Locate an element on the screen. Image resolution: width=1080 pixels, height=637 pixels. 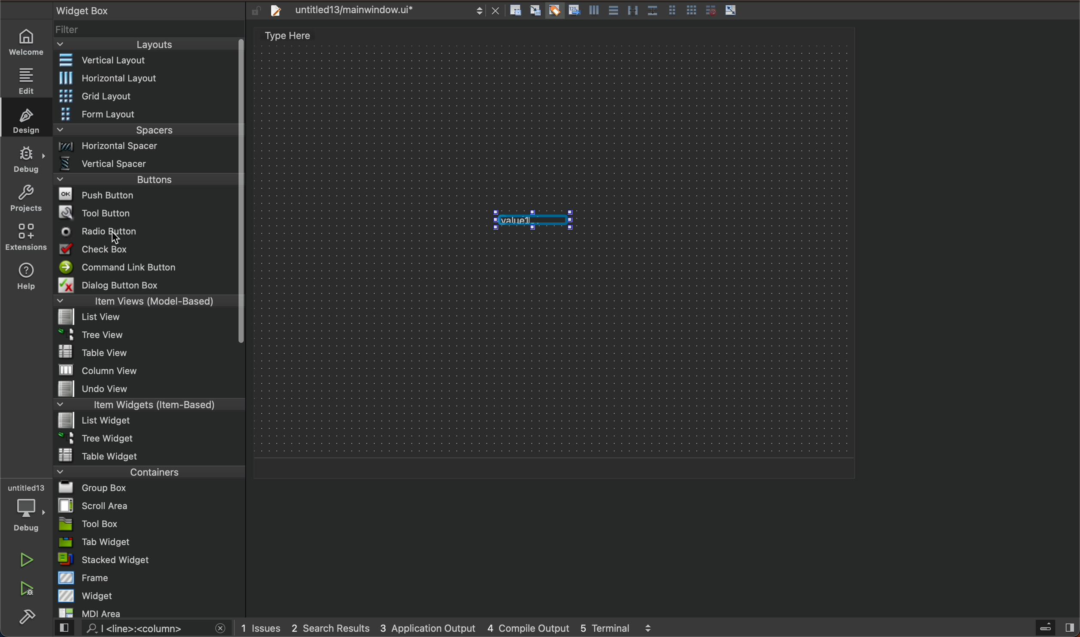
search is located at coordinates (139, 629).